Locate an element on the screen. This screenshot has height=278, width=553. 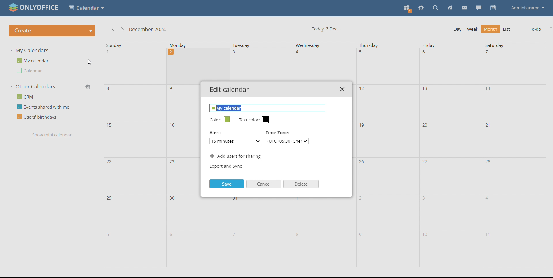
users' birthdays is located at coordinates (36, 117).